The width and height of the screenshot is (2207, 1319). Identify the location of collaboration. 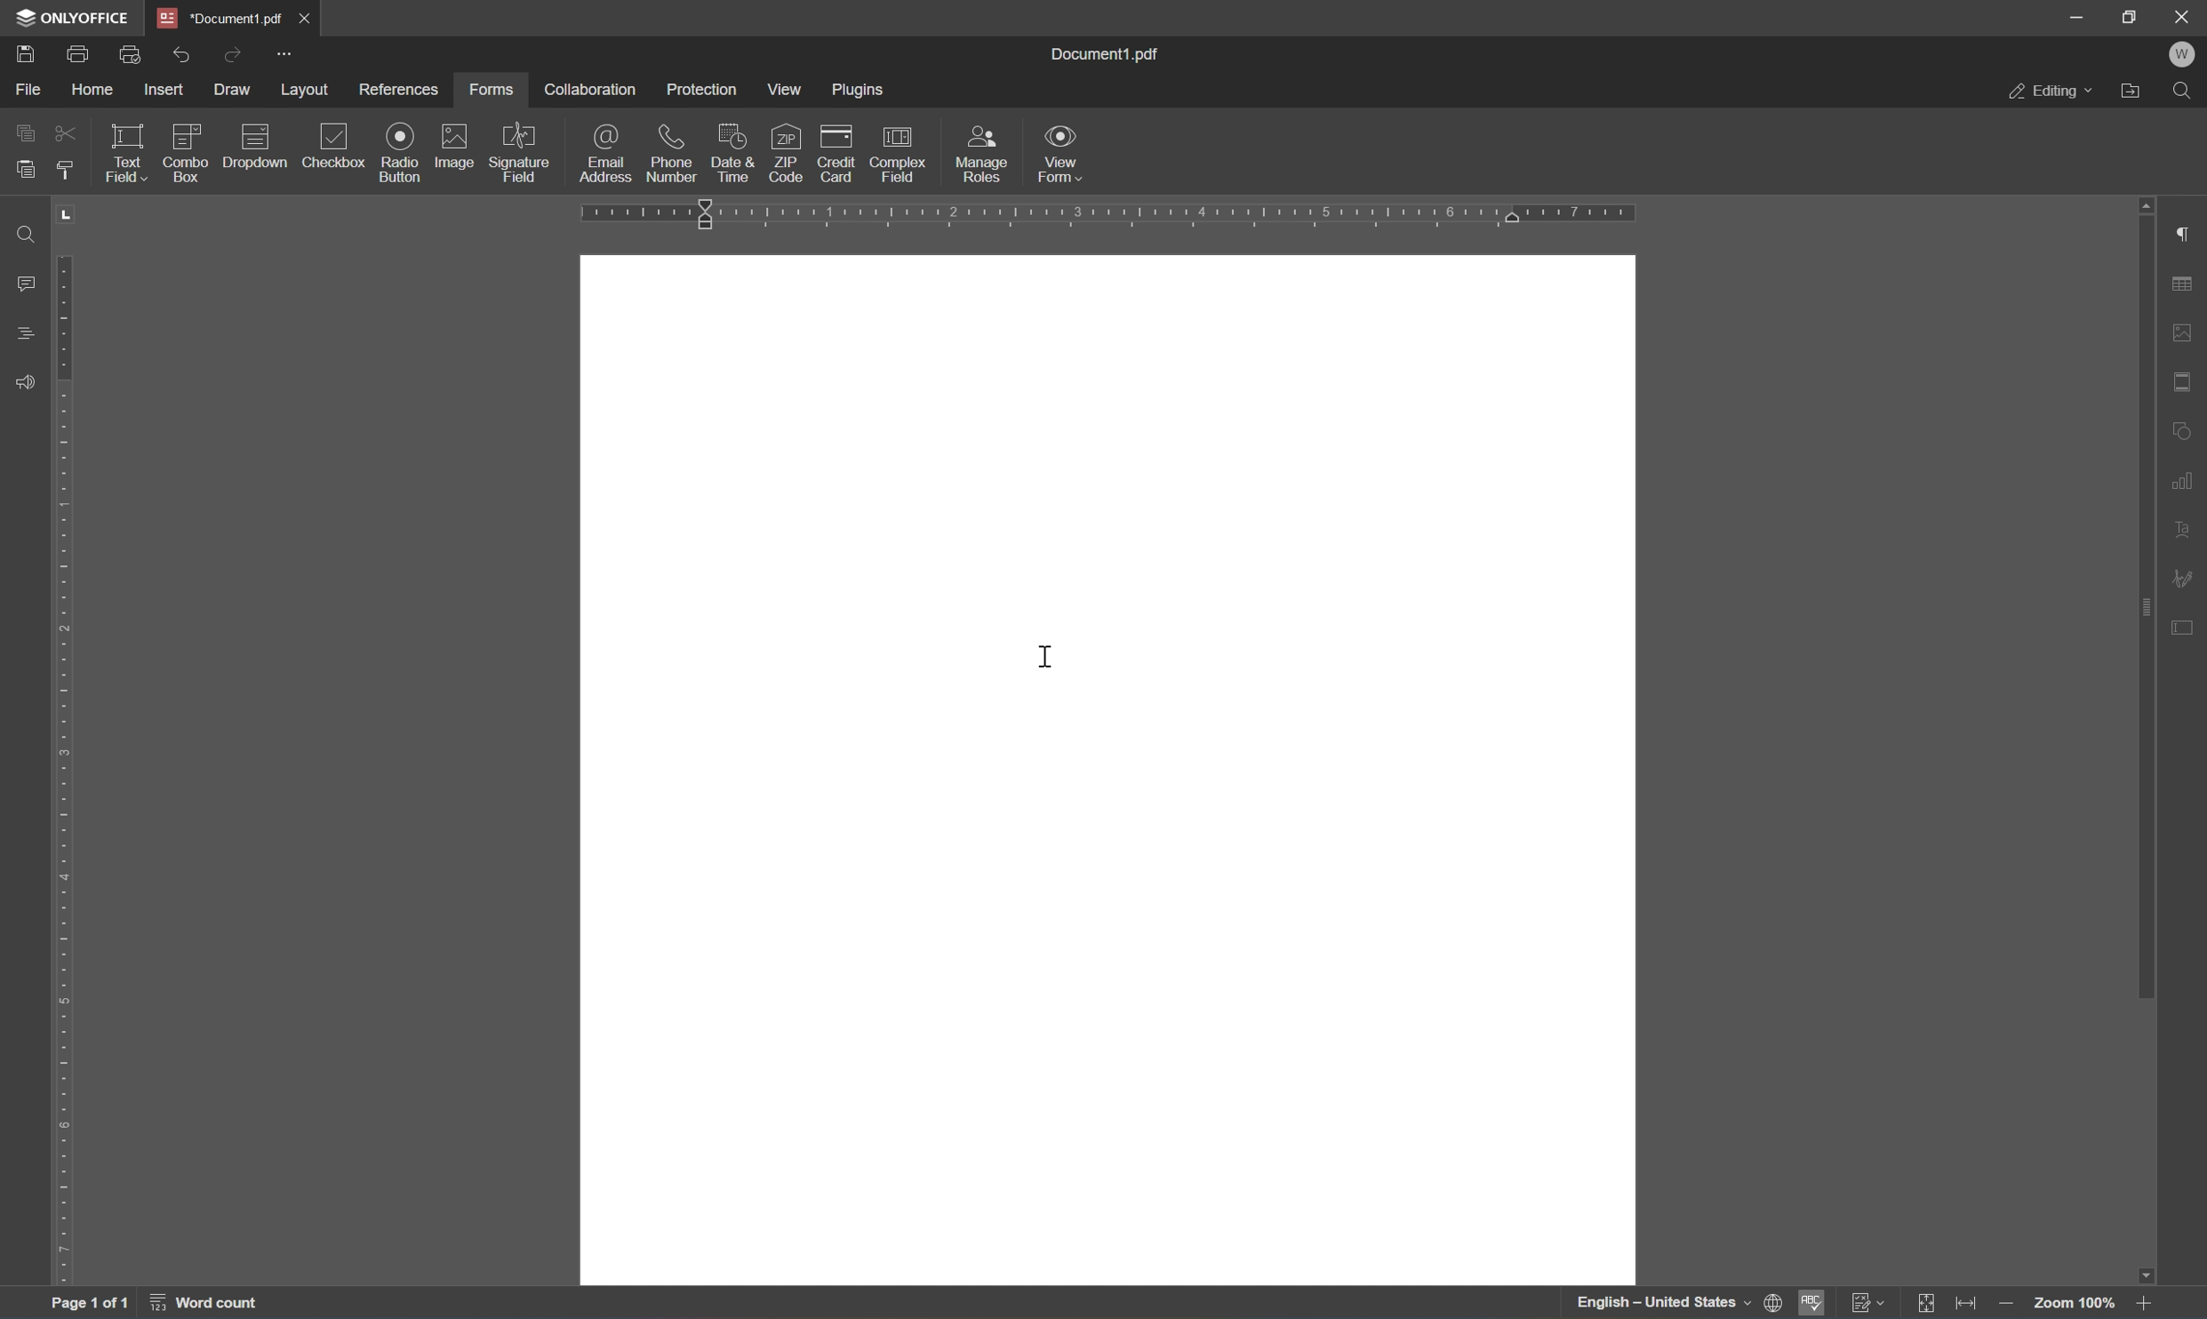
(595, 88).